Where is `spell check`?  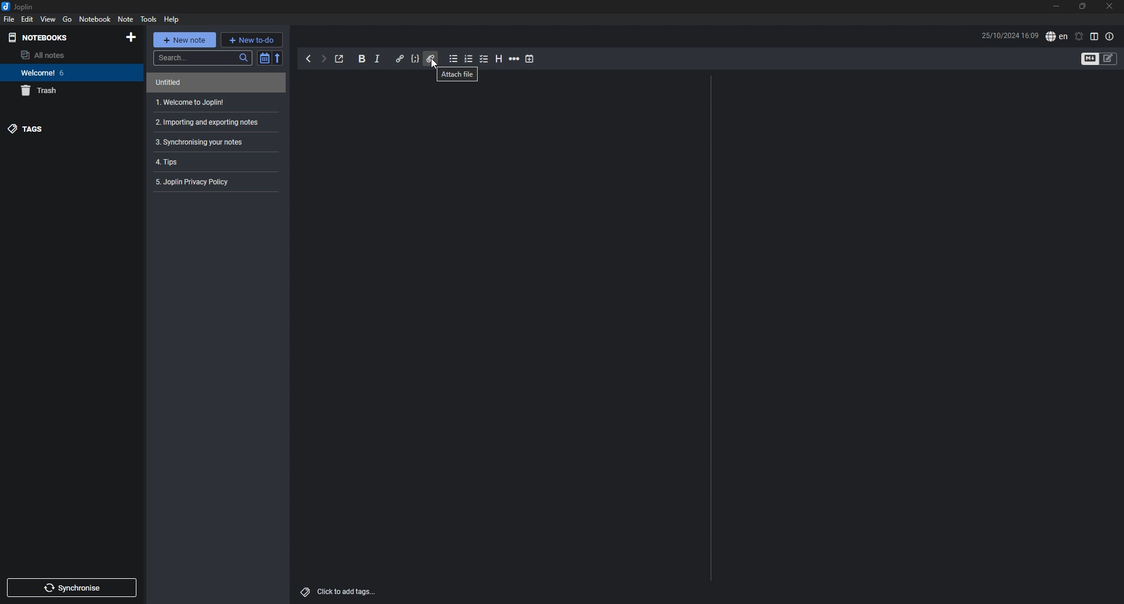 spell check is located at coordinates (1057, 36).